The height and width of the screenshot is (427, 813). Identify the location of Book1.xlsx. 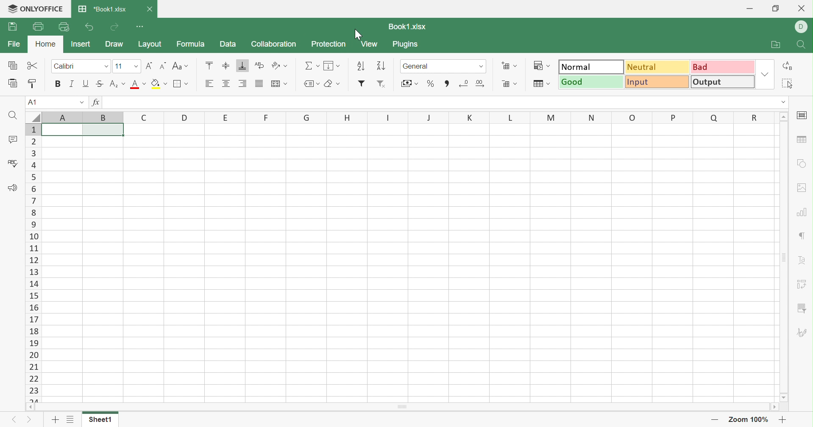
(407, 27).